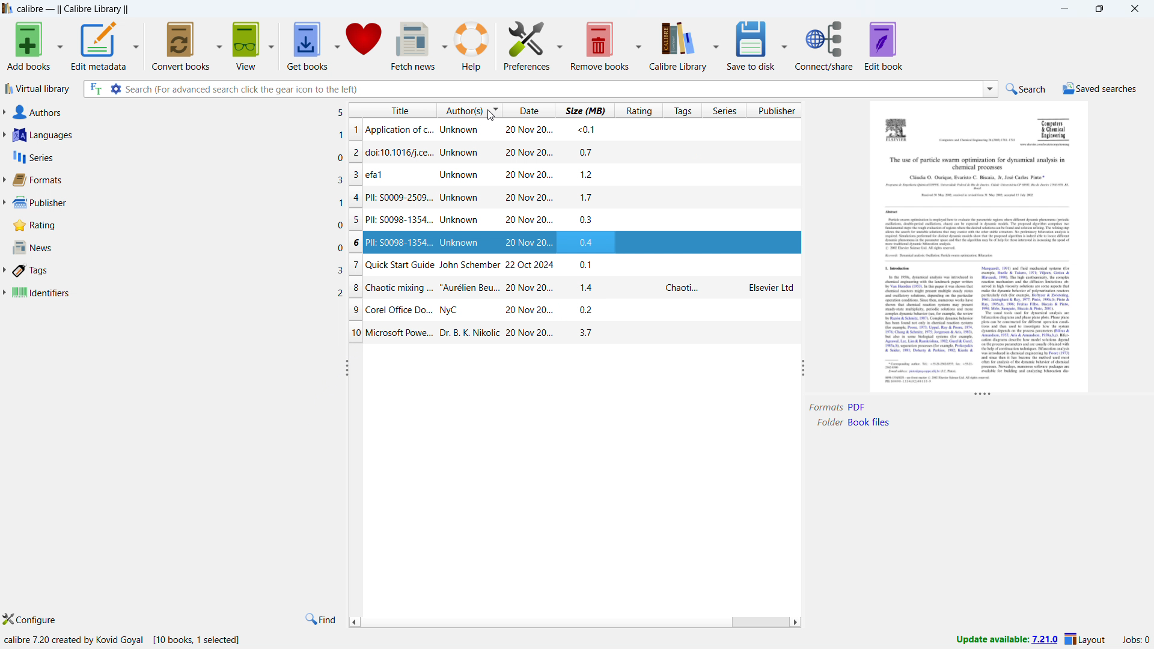 This screenshot has width=1154, height=649. Describe the element at coordinates (336, 46) in the screenshot. I see `get books options` at that location.